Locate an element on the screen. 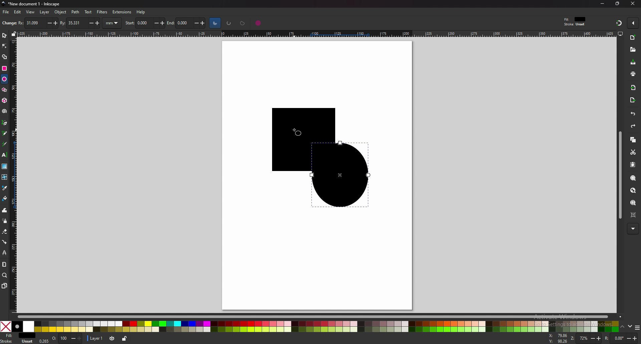 Image resolution: width=641 pixels, height=344 pixels. shape builder is located at coordinates (4, 57).